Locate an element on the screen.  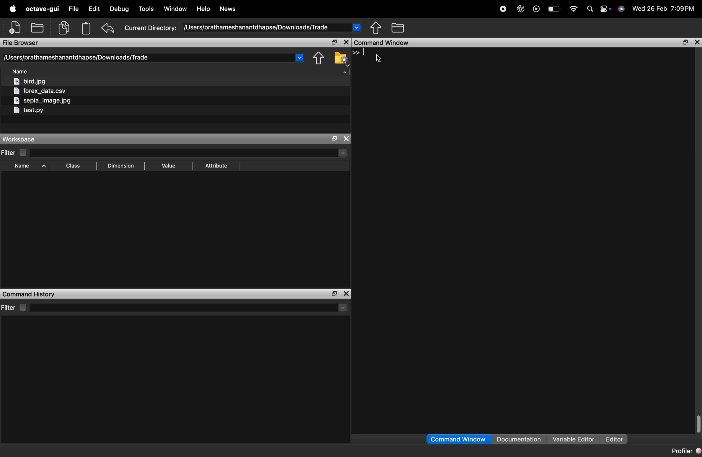
variable editor is located at coordinates (574, 439).